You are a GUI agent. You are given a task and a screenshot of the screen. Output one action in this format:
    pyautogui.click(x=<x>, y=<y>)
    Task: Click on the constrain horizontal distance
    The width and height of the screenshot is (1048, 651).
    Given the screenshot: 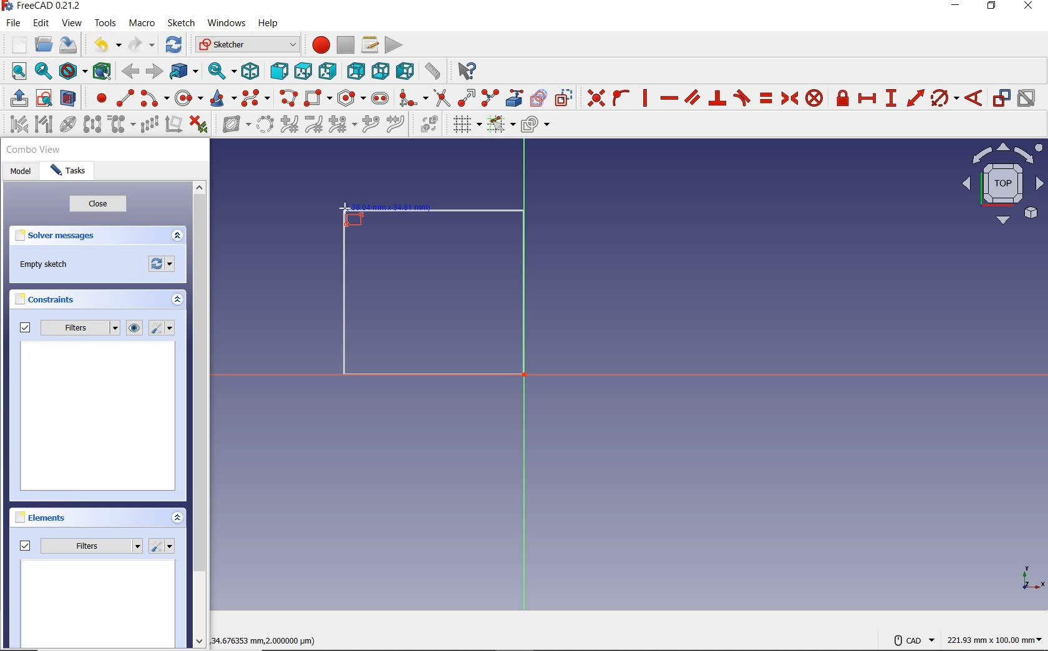 What is the action you would take?
    pyautogui.click(x=868, y=100)
    